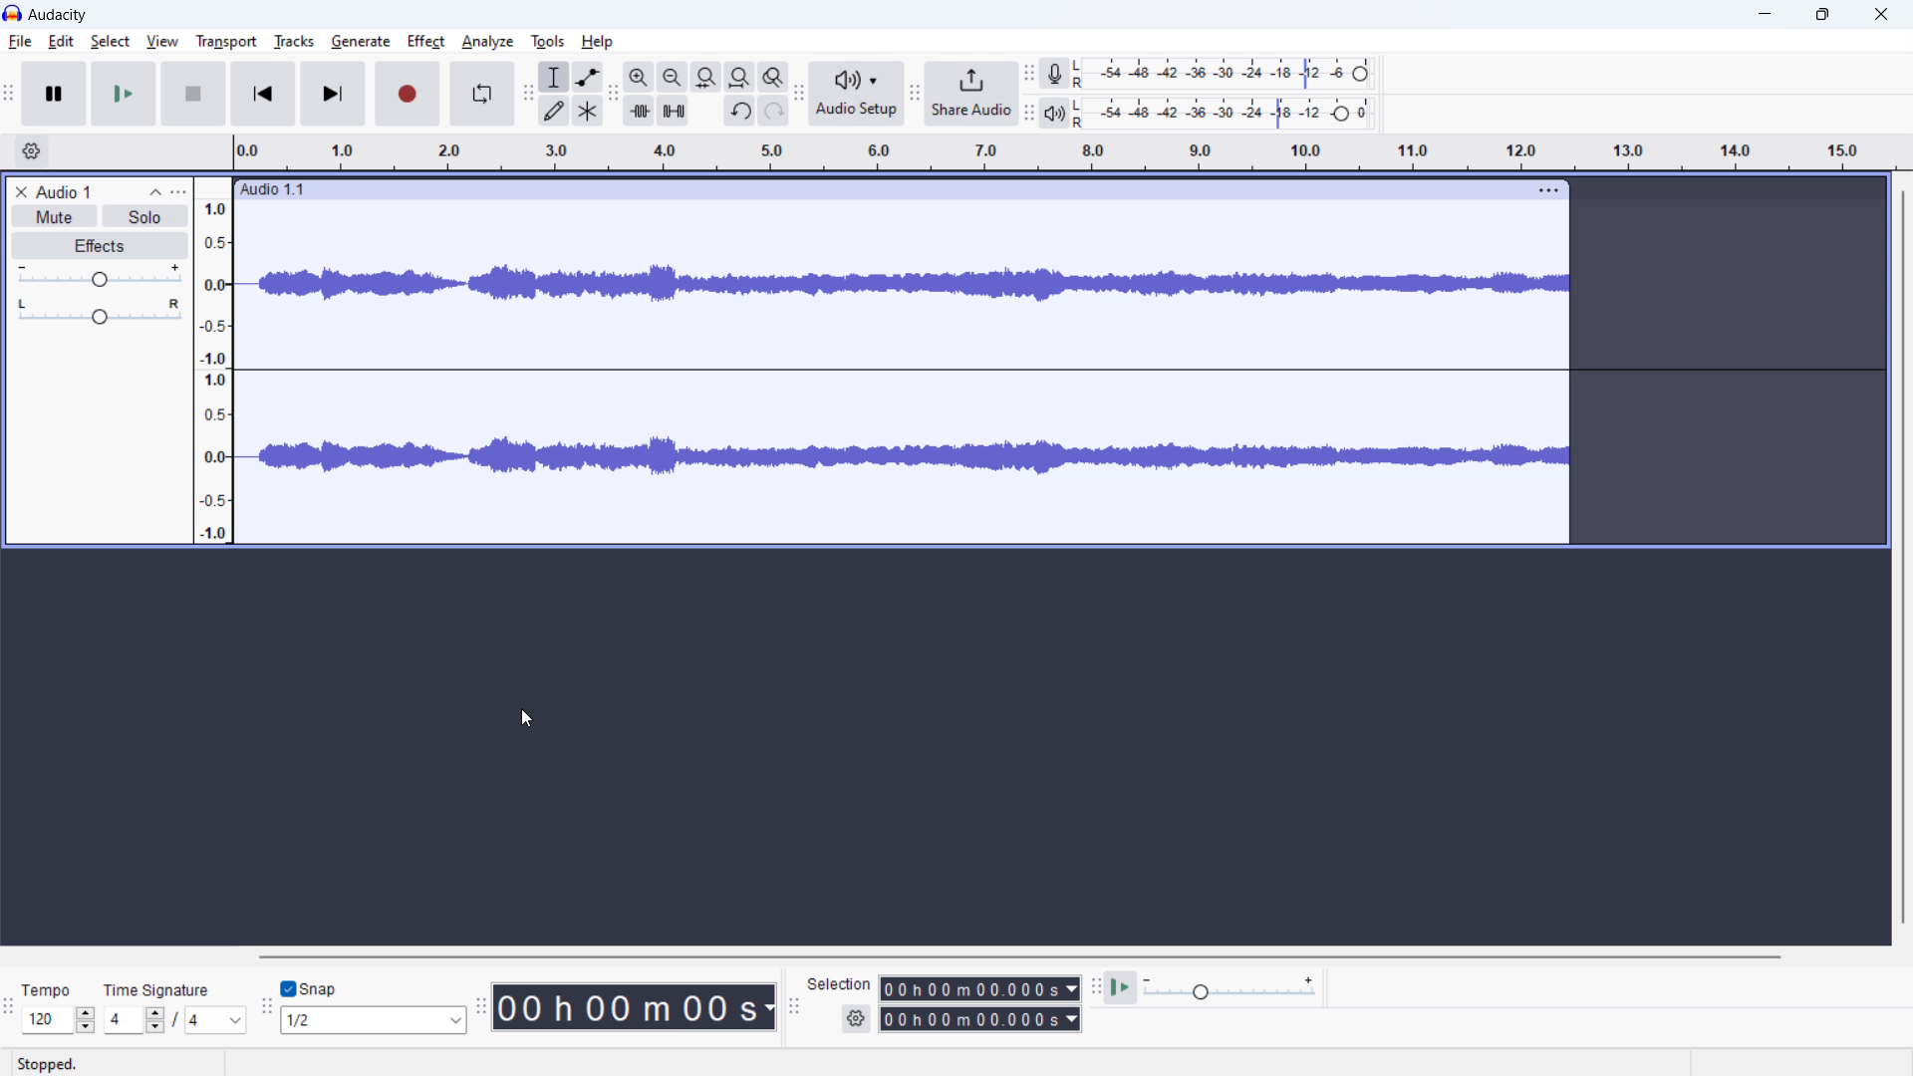 The width and height of the screenshot is (1913, 1076). I want to click on settings, so click(856, 1018).